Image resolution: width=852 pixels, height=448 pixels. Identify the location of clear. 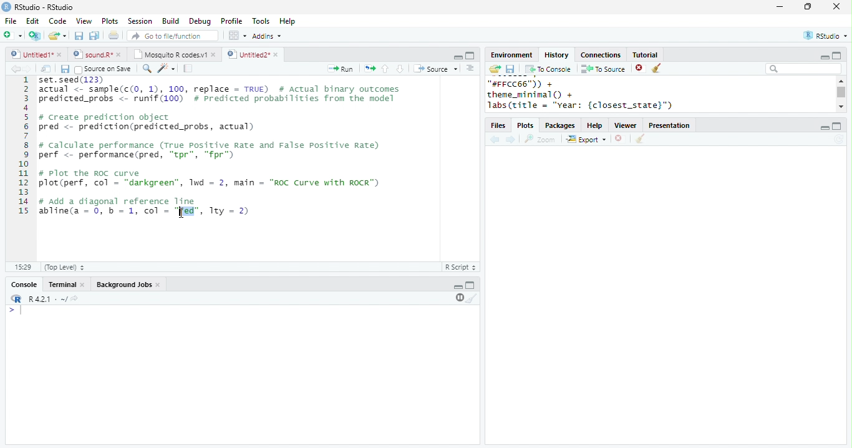
(472, 298).